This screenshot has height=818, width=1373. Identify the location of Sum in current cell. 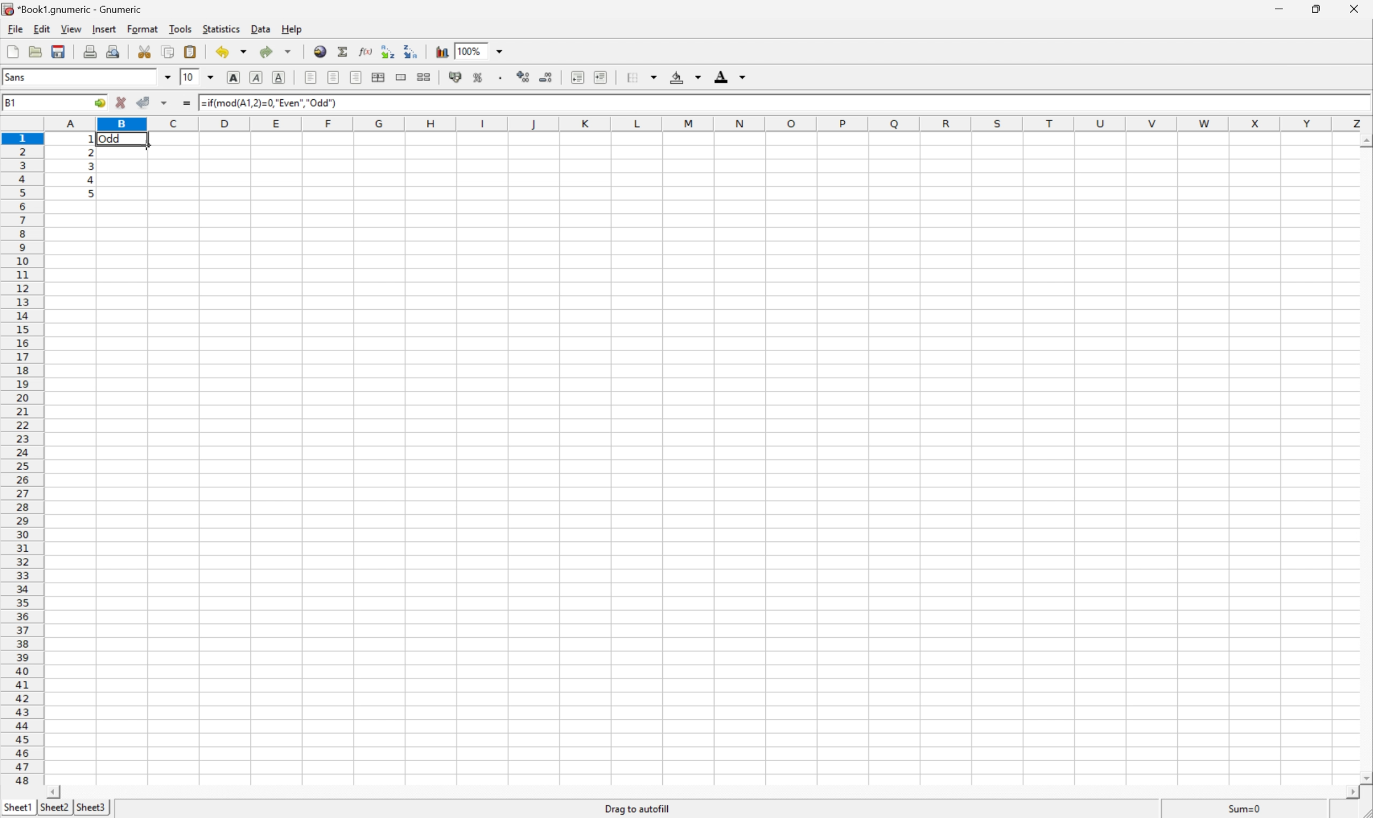
(344, 53).